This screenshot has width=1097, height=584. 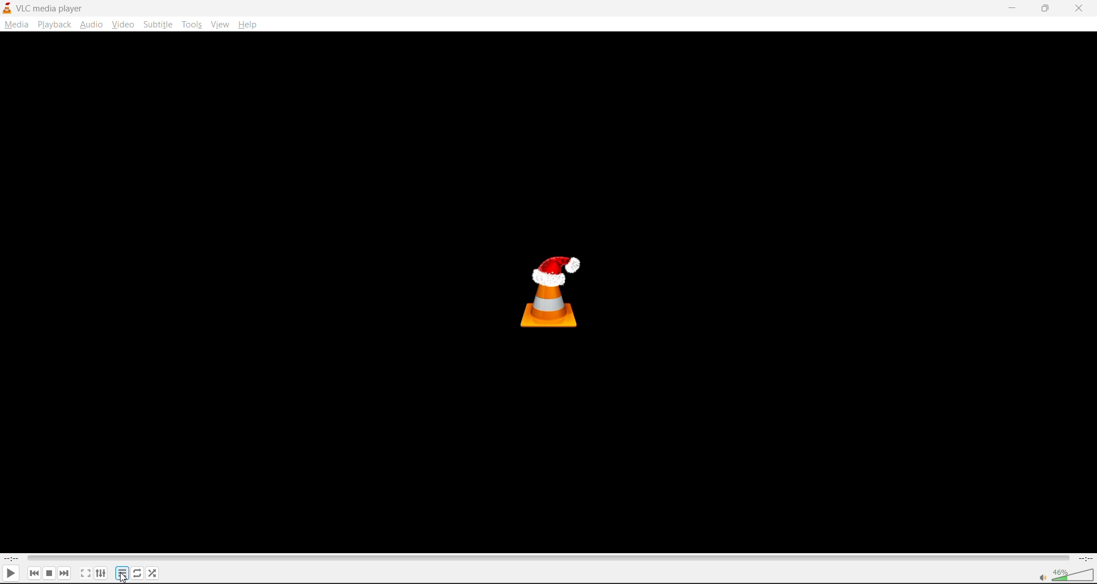 What do you see at coordinates (90, 26) in the screenshot?
I see `audio` at bounding box center [90, 26].